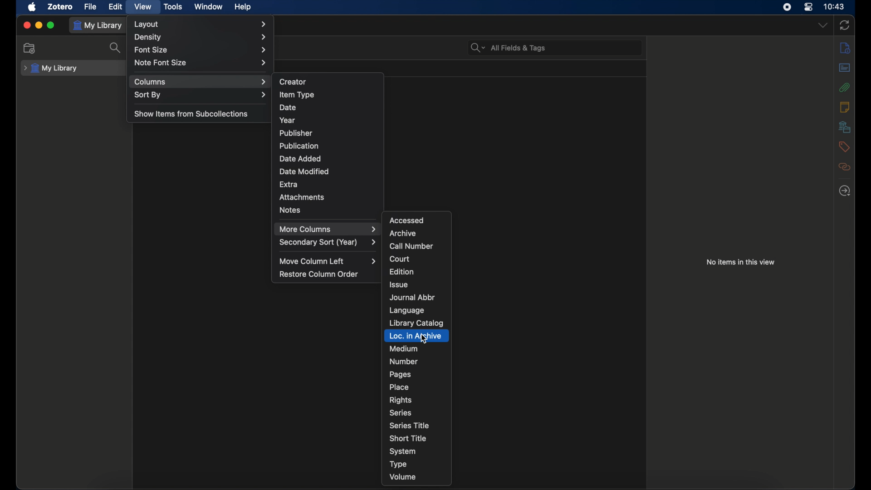  What do you see at coordinates (408, 438) in the screenshot?
I see `short title` at bounding box center [408, 438].